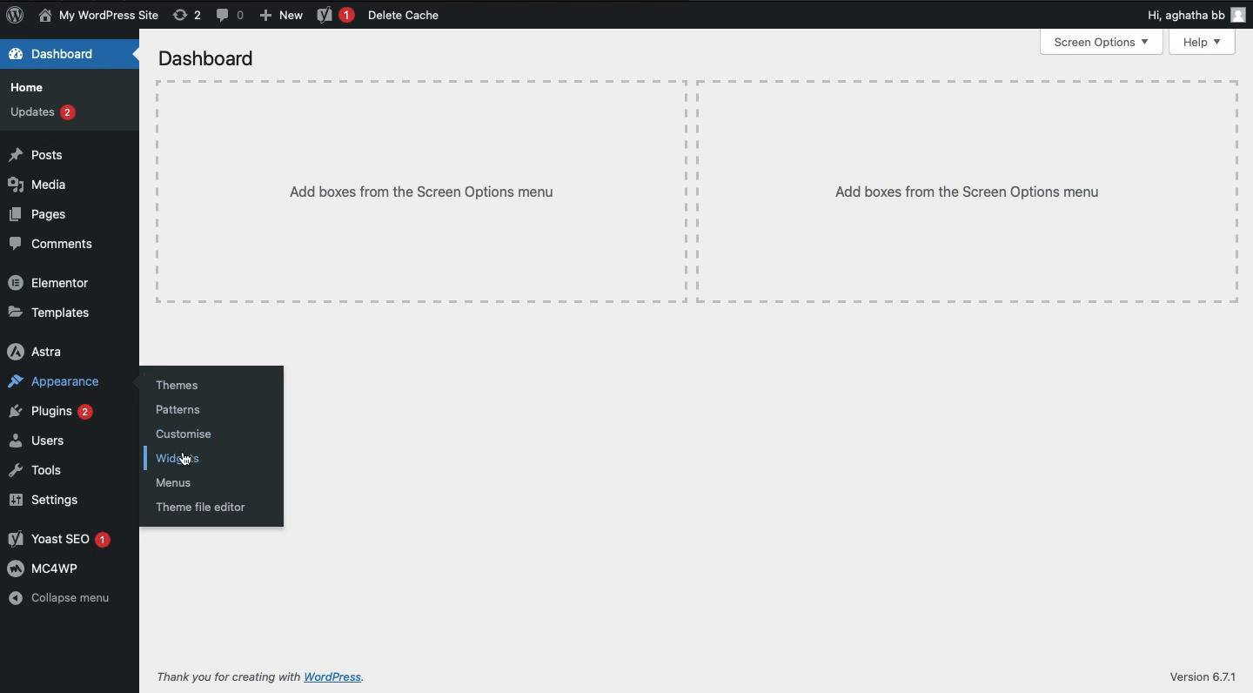 This screenshot has height=693, width=1253. What do you see at coordinates (1104, 43) in the screenshot?
I see `Screen Options ` at bounding box center [1104, 43].